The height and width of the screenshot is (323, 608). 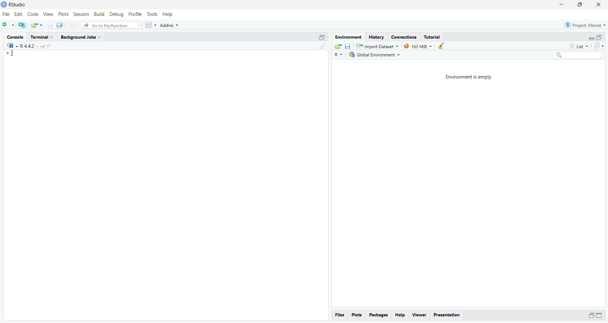 I want to click on minimise, so click(x=563, y=4).